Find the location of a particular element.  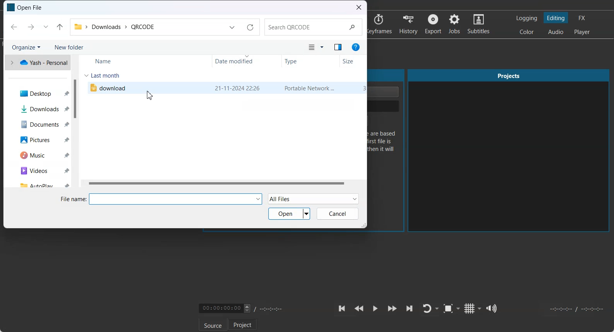

Video Timing adjuster is located at coordinates (225, 308).